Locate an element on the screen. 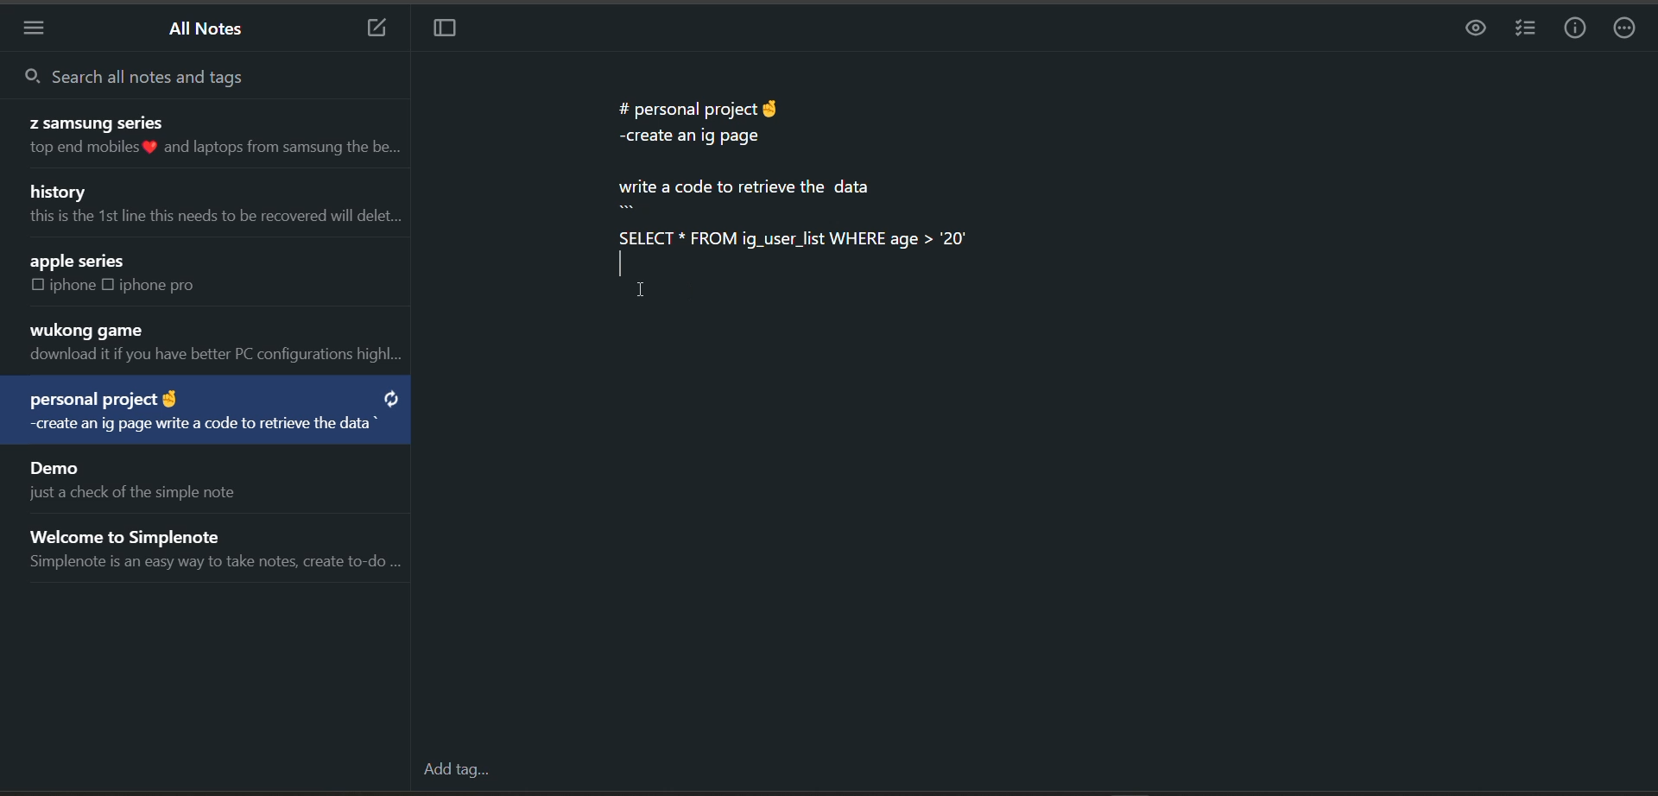  all notes is located at coordinates (208, 32).